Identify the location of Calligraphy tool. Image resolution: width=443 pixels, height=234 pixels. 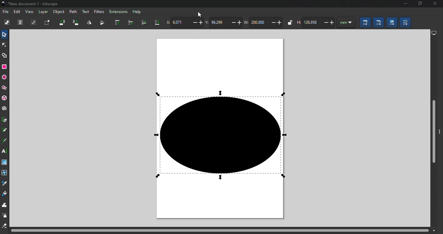
(4, 140).